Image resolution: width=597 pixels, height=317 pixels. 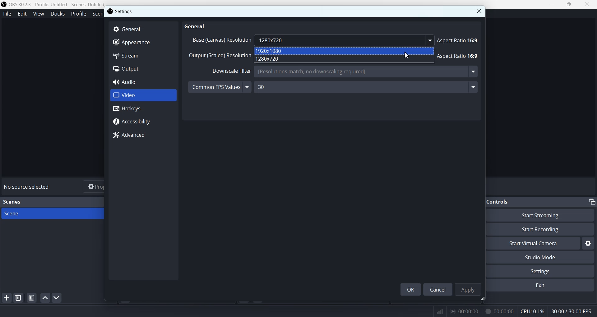 What do you see at coordinates (533, 312) in the screenshot?
I see `CPU` at bounding box center [533, 312].